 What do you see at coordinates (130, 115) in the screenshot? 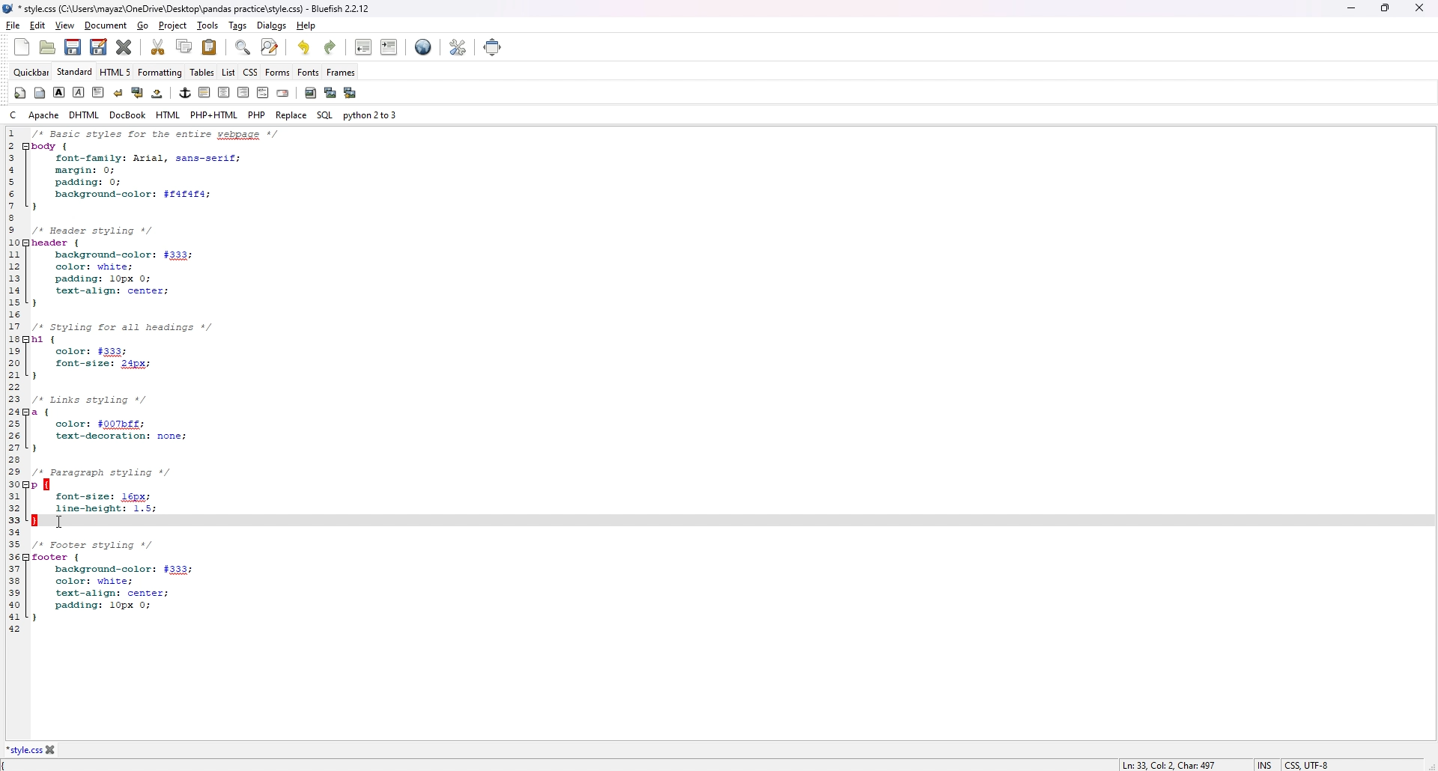
I see `docbook` at bounding box center [130, 115].